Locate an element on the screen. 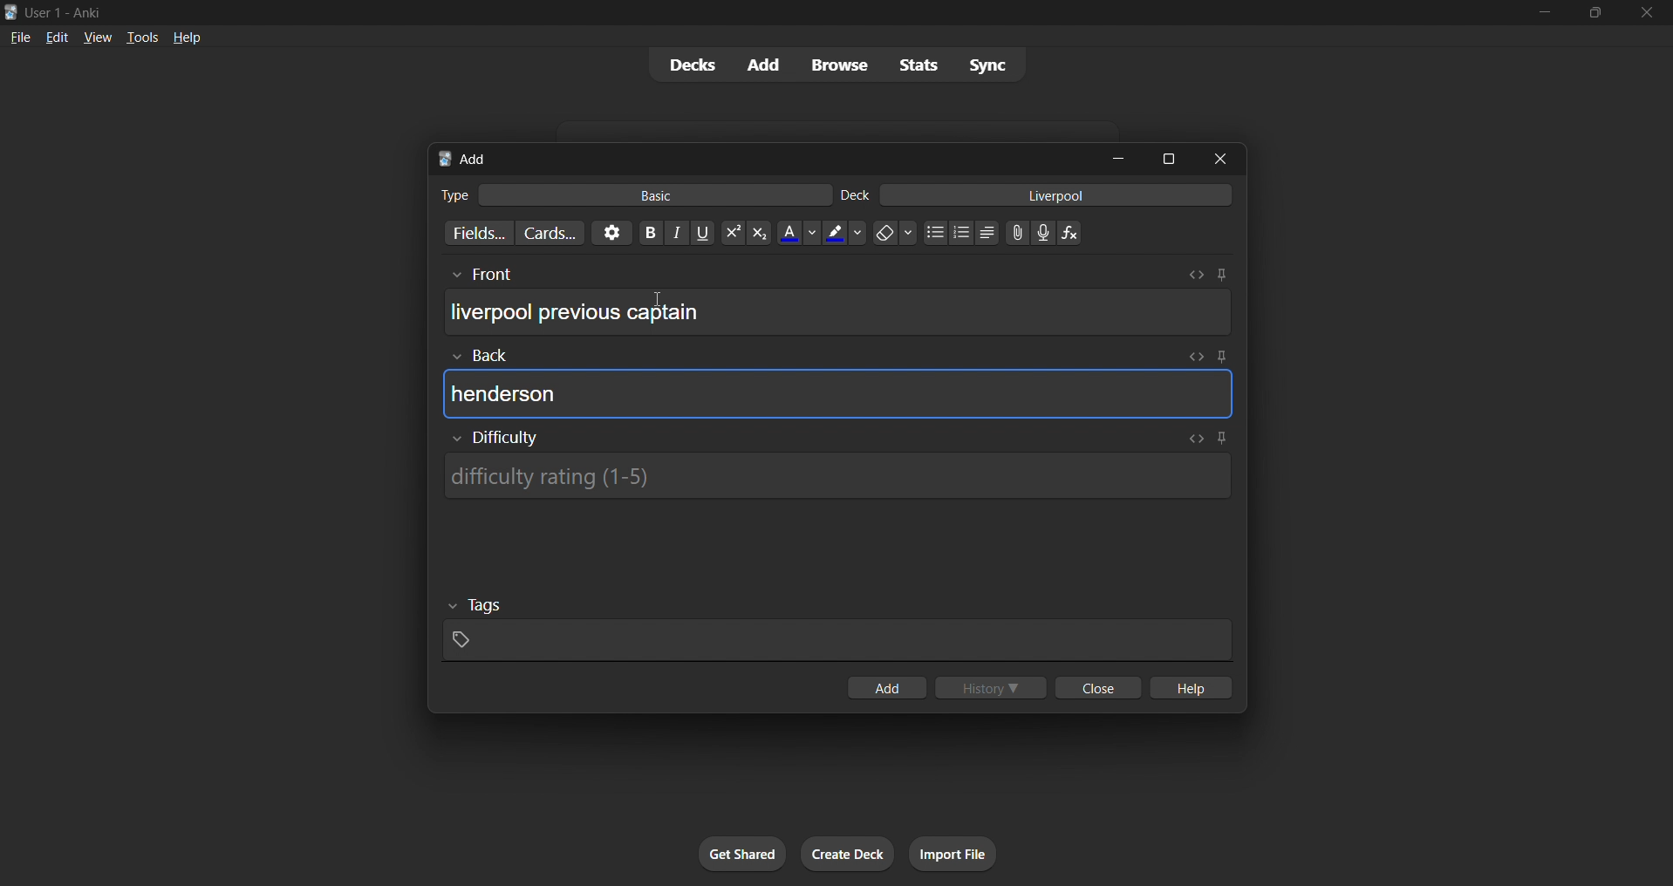  browse is located at coordinates (836, 64).